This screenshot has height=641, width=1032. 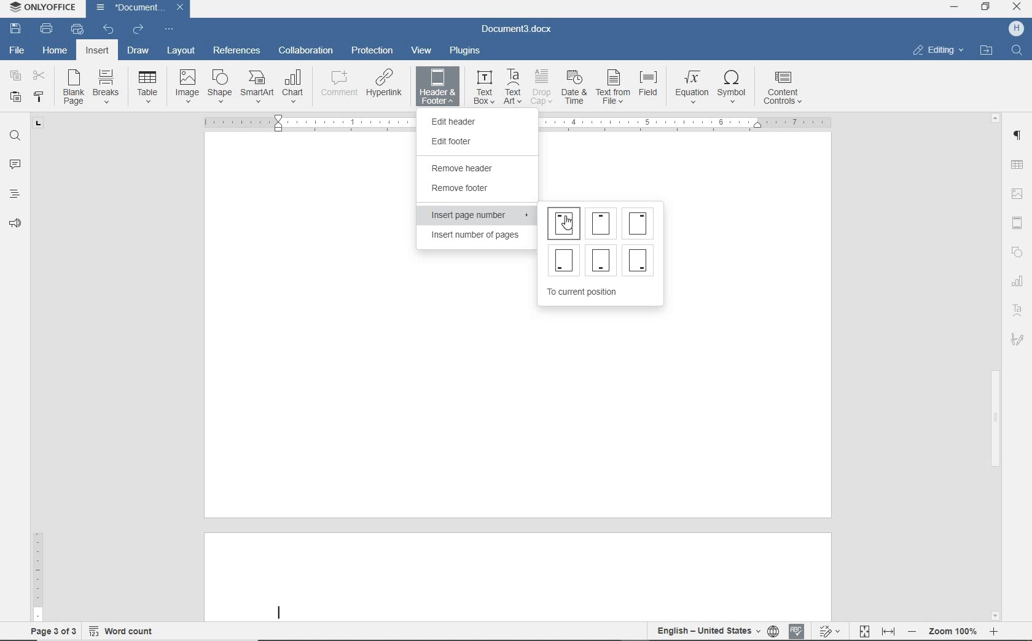 I want to click on TO CURRENT POSITION, so click(x=585, y=293).